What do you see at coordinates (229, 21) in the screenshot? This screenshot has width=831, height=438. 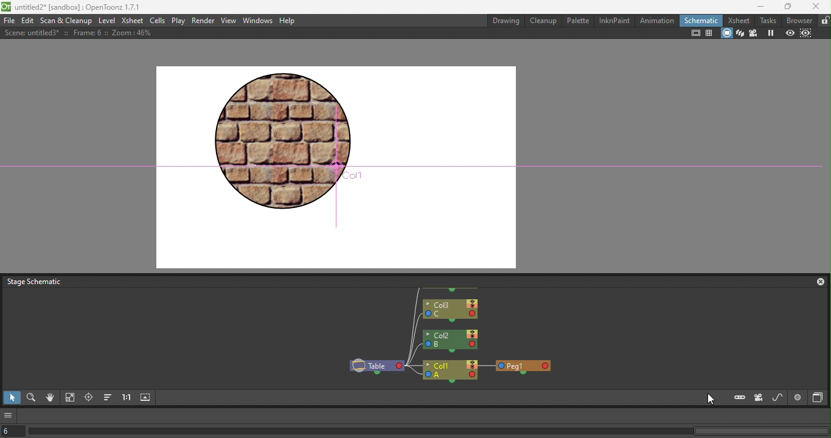 I see `View` at bounding box center [229, 21].